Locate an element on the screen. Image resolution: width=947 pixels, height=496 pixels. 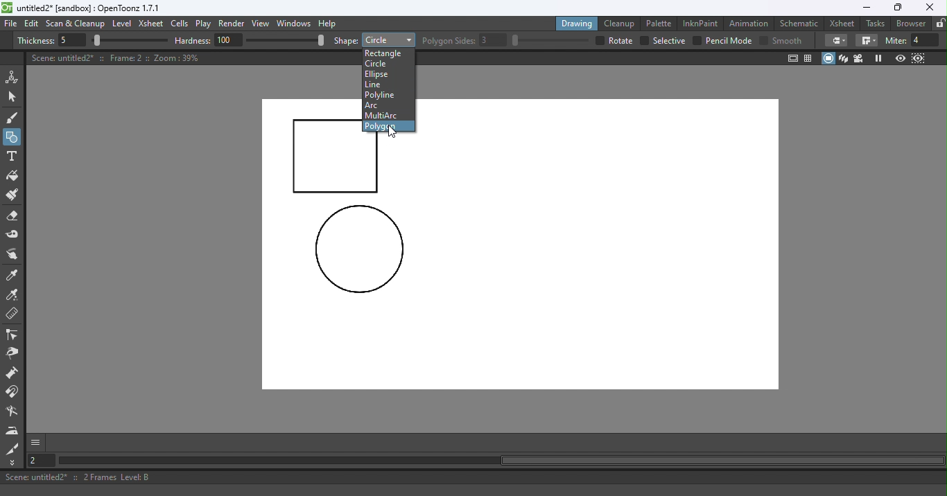
over all is located at coordinates (622, 40).